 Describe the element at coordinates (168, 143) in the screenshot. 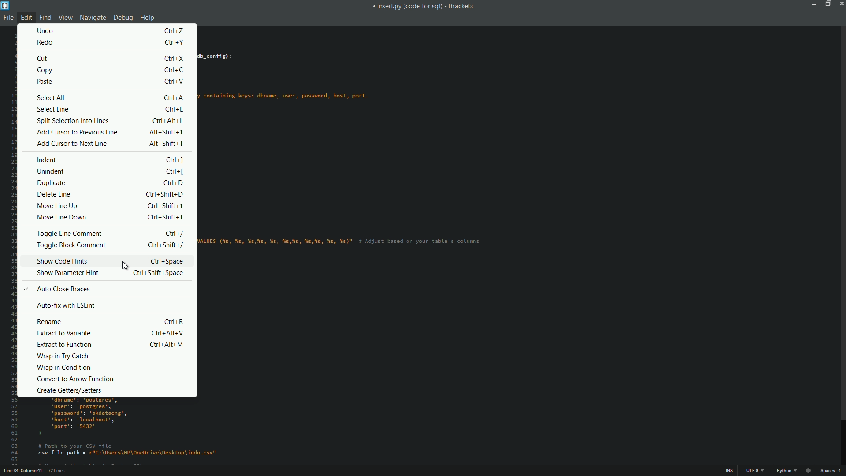

I see `keyboard shortcut` at that location.